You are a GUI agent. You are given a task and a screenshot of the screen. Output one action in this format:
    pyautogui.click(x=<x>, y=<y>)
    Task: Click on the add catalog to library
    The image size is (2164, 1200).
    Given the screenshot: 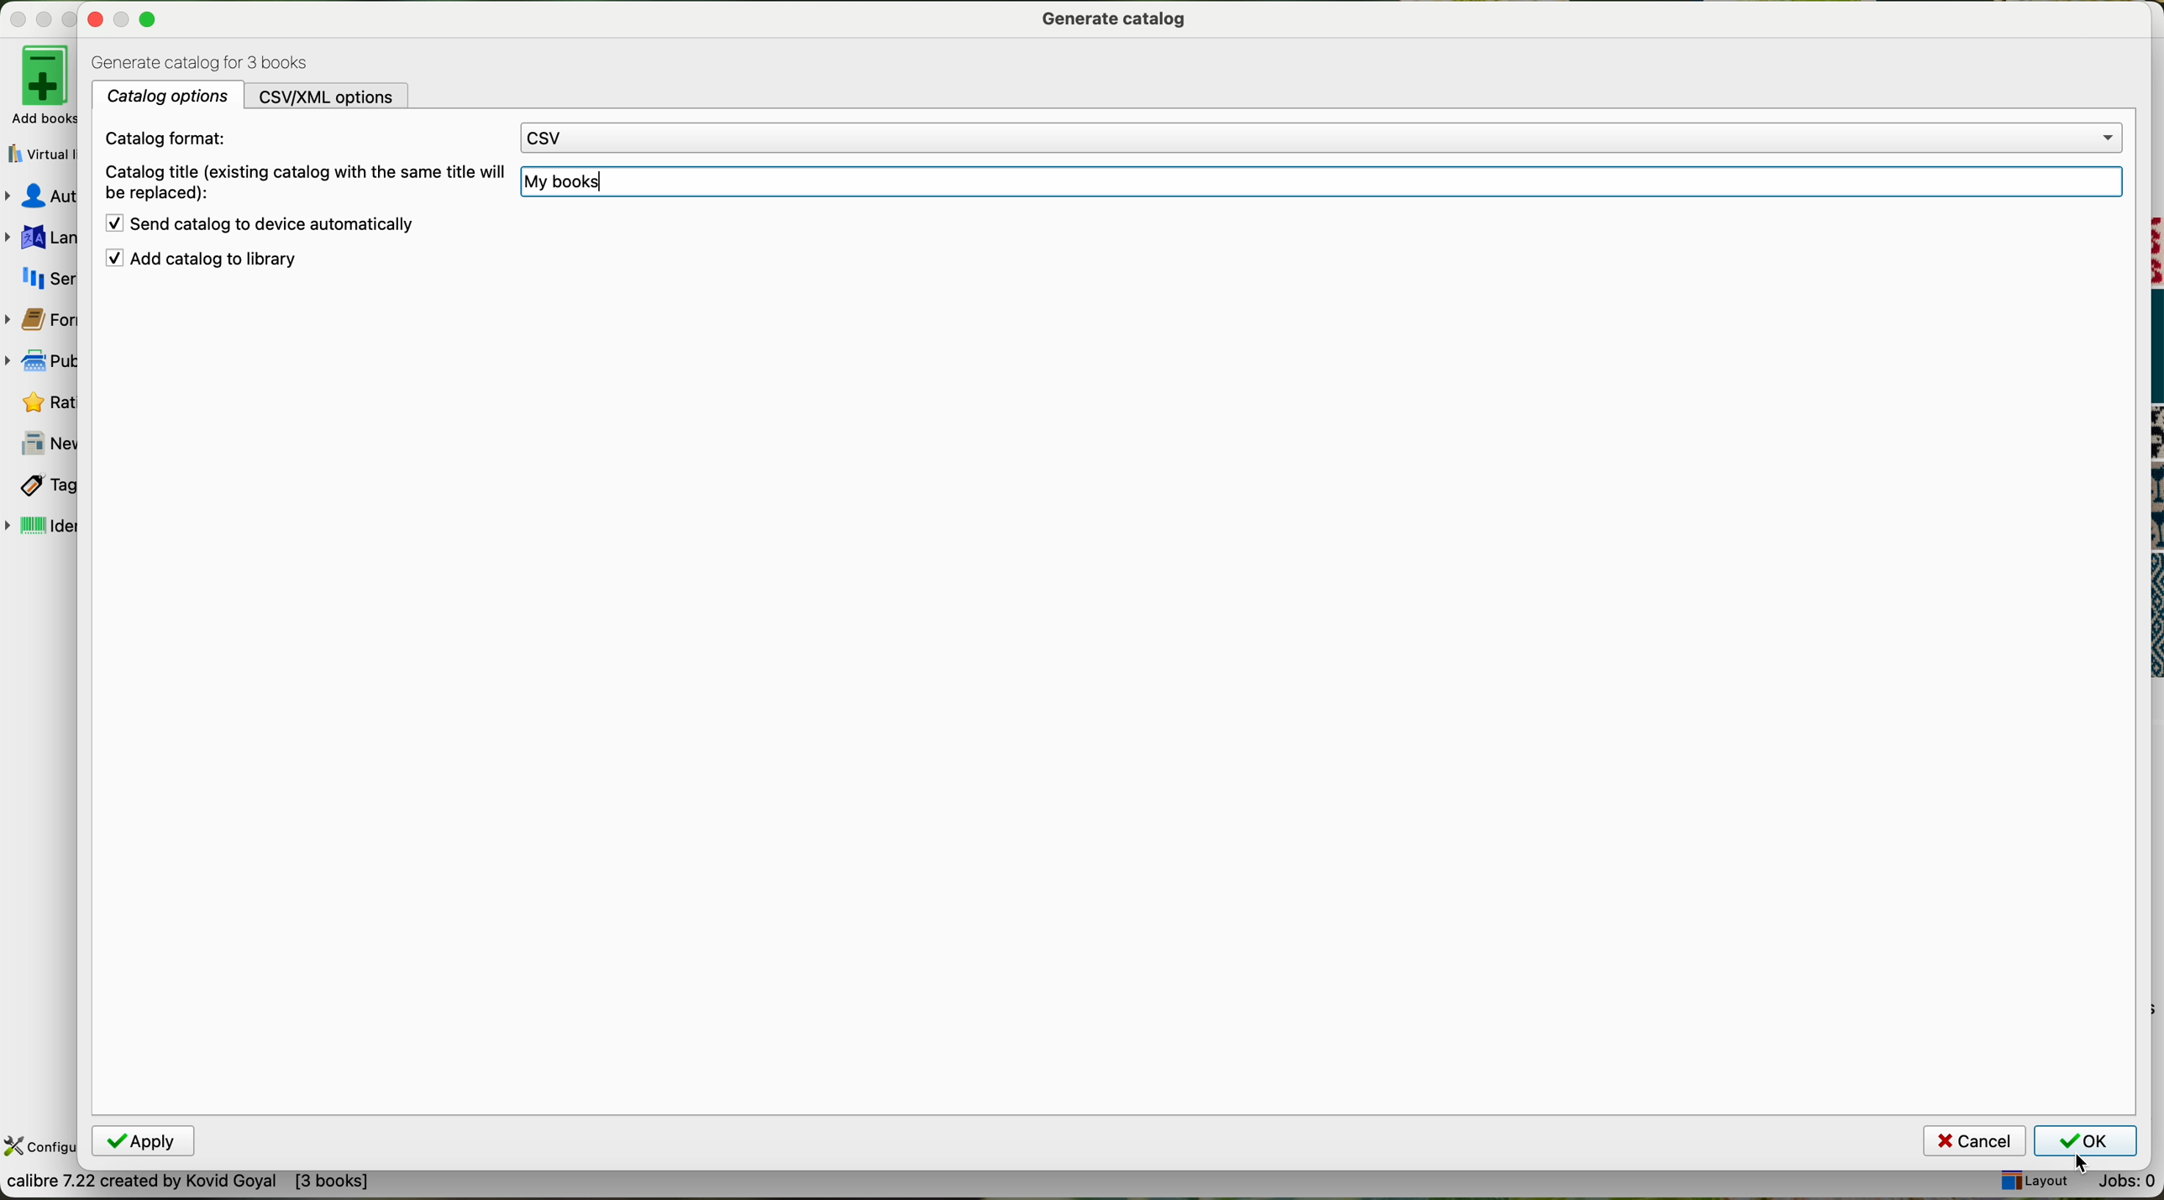 What is the action you would take?
    pyautogui.click(x=200, y=258)
    